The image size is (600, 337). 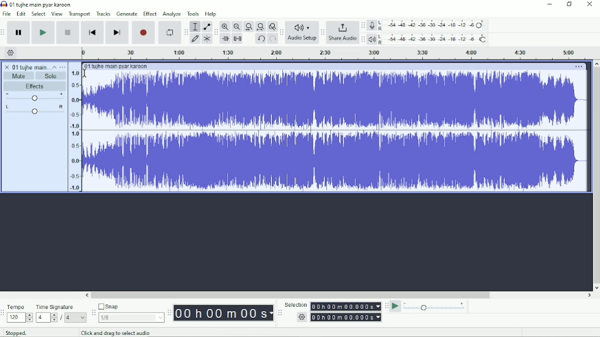 I want to click on Vertical scrollbar, so click(x=596, y=175).